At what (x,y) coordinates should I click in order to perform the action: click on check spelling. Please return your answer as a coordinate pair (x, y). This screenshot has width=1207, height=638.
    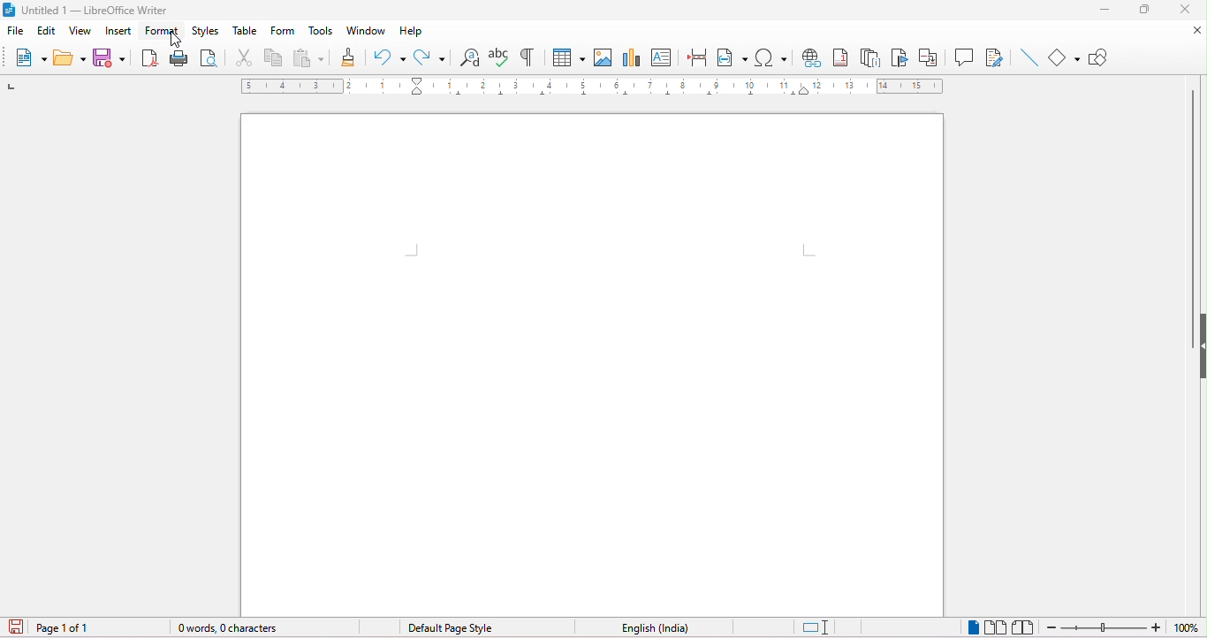
    Looking at the image, I should click on (496, 55).